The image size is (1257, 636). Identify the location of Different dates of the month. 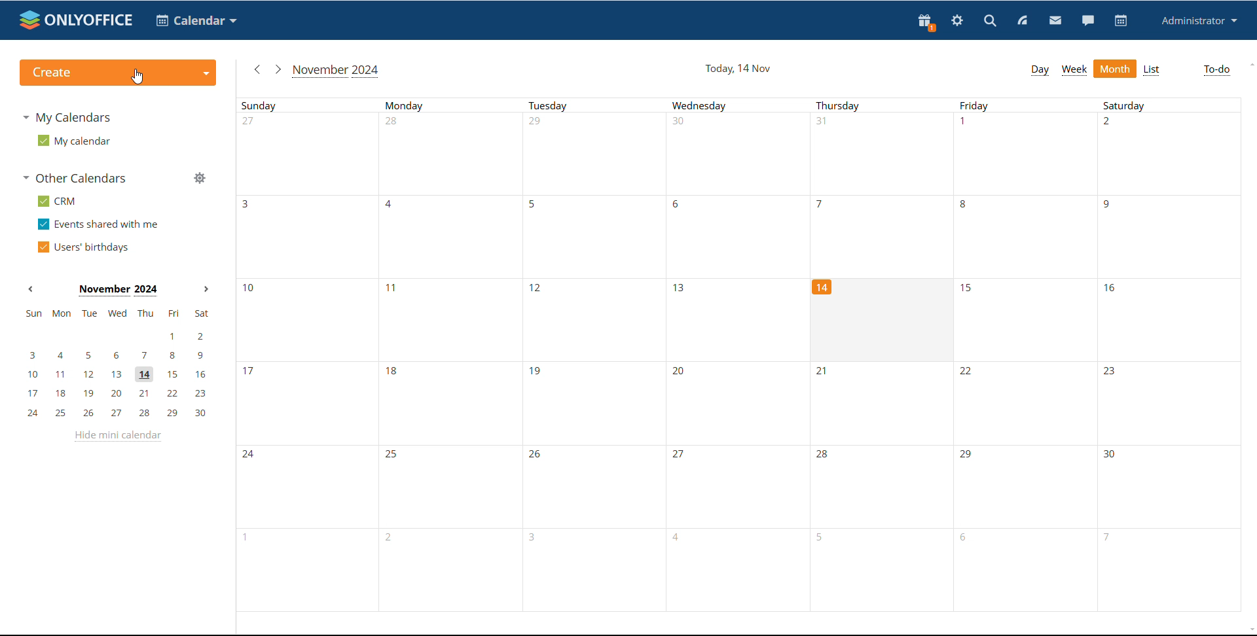
(1105, 321).